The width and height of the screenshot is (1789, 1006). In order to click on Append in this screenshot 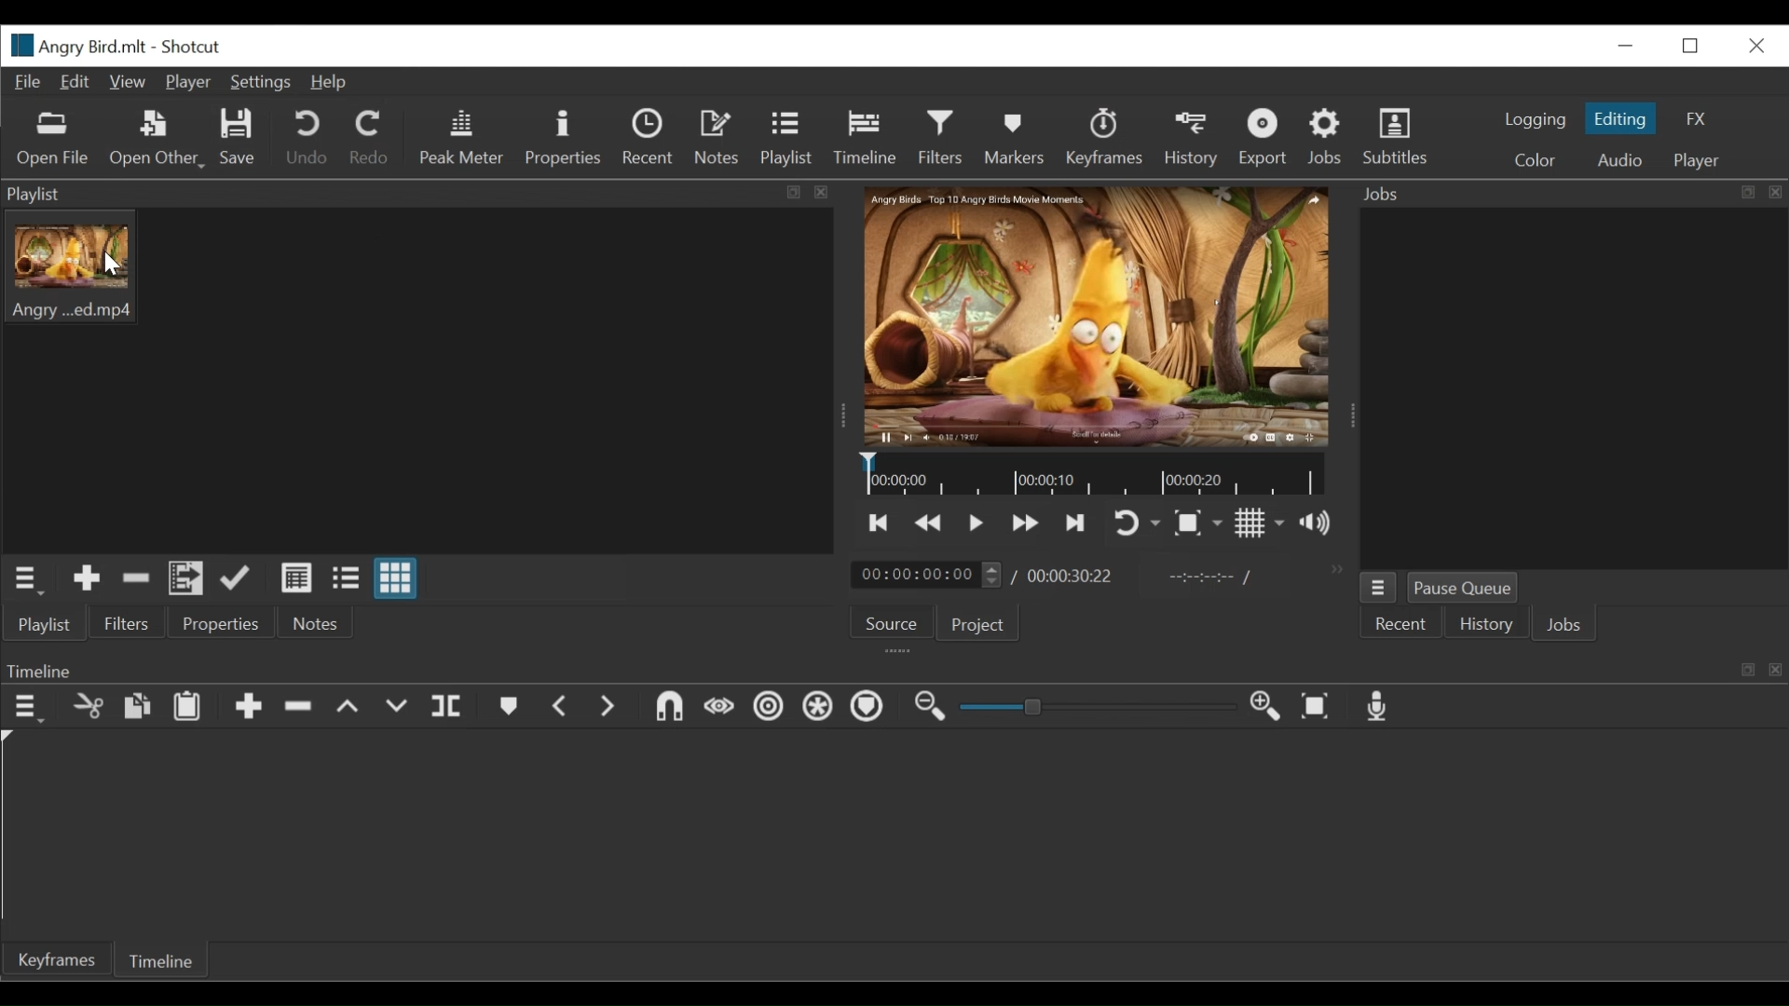, I will do `click(249, 706)`.